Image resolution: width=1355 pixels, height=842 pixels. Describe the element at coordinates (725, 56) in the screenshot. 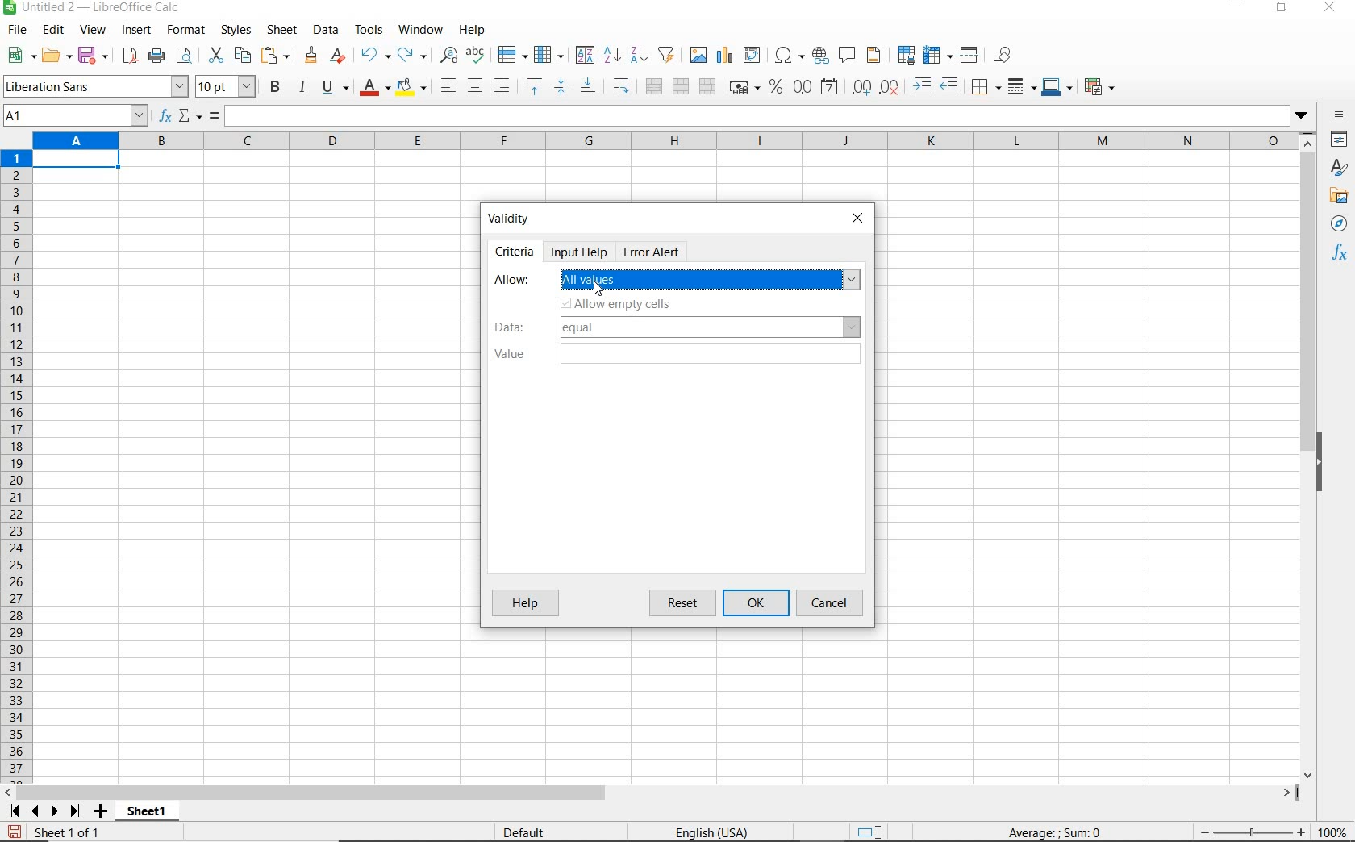

I see `insert chart` at that location.